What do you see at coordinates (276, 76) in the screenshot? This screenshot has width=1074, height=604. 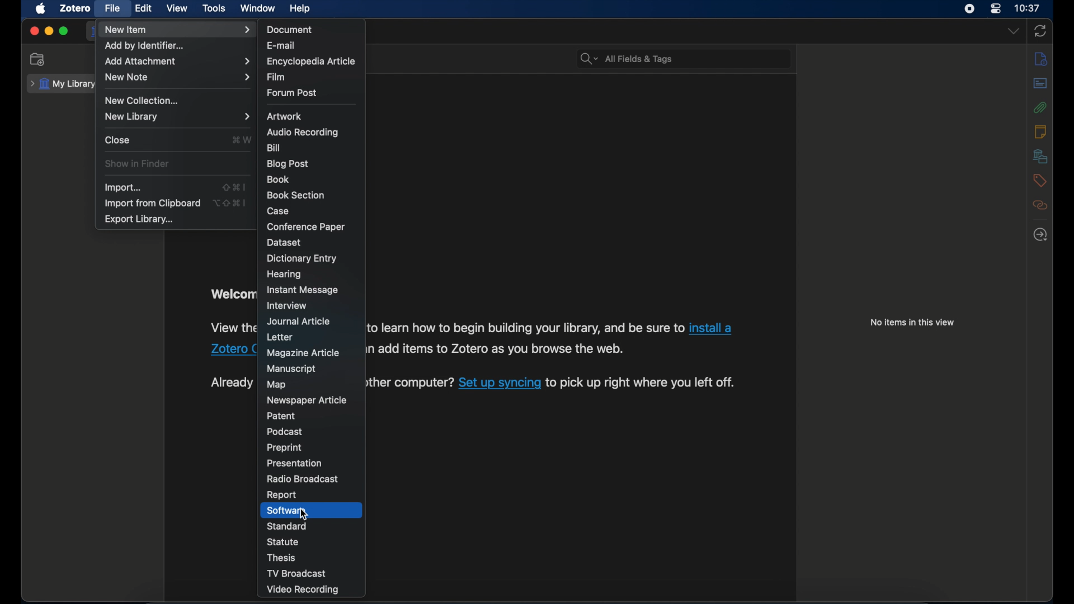 I see `film` at bounding box center [276, 76].